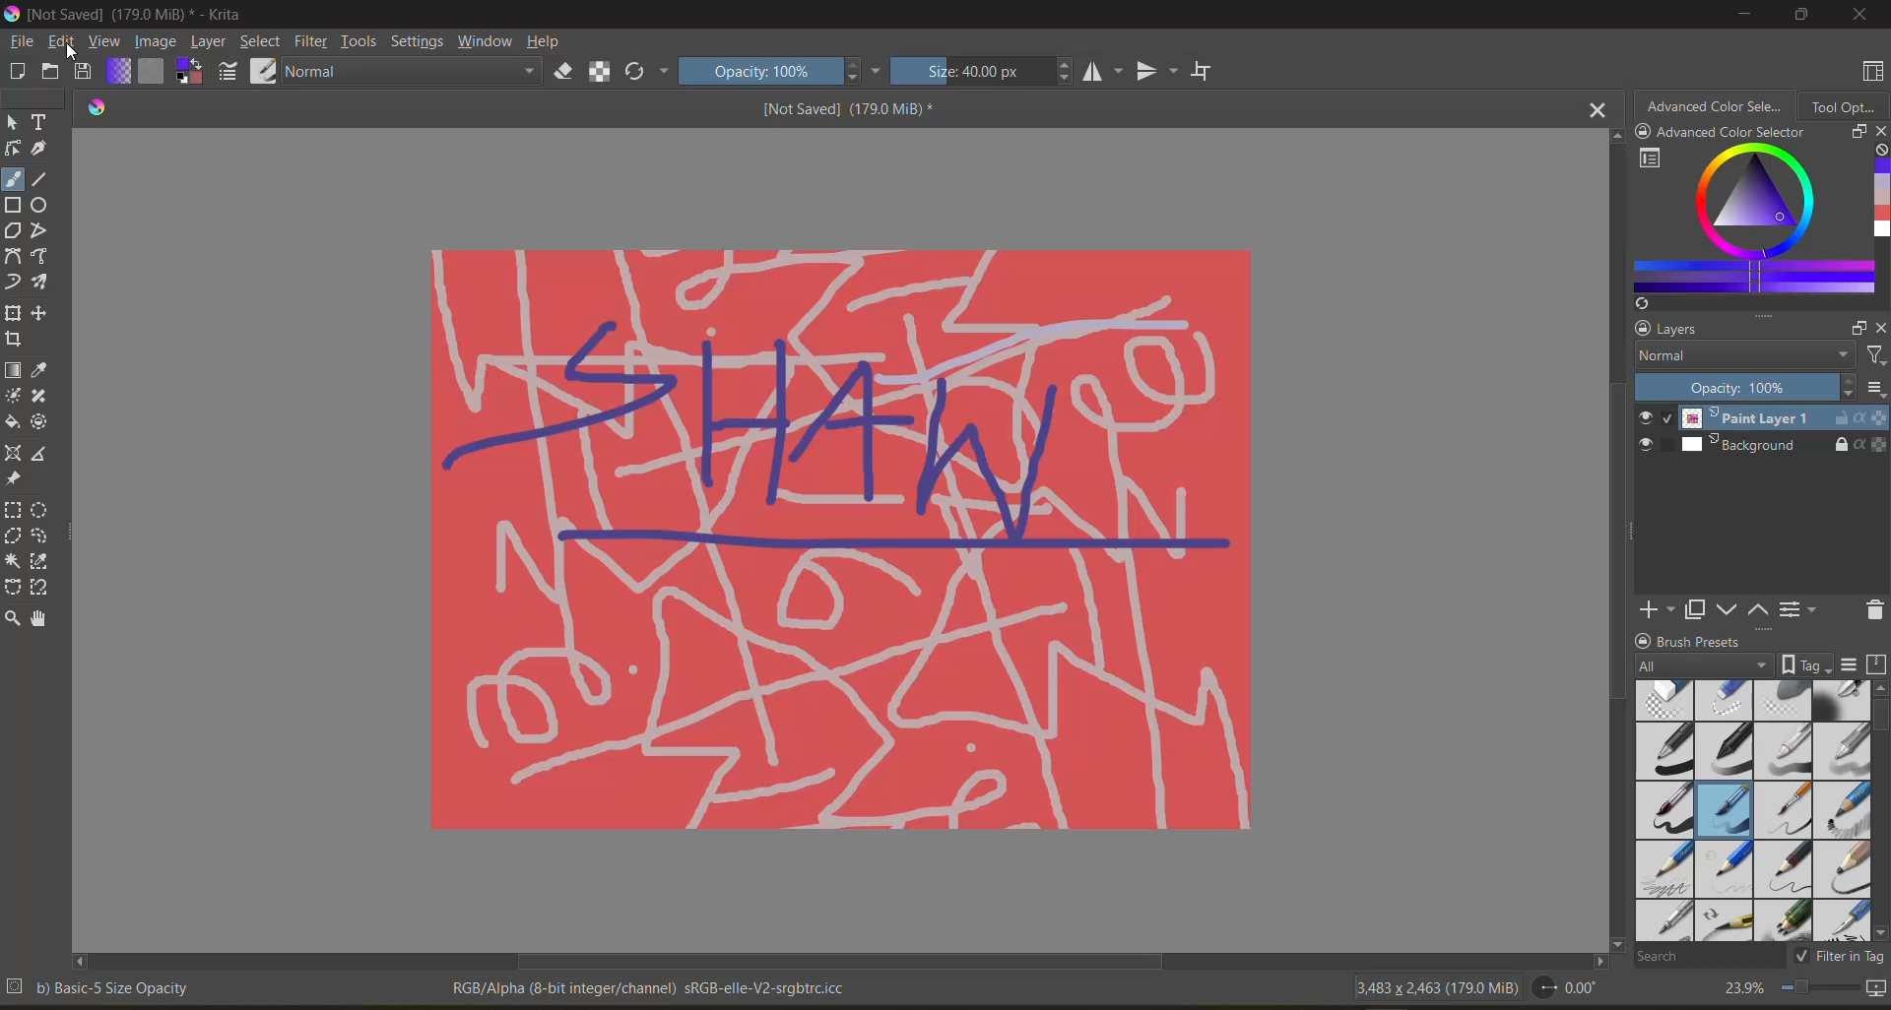  What do you see at coordinates (604, 74) in the screenshot?
I see `preserve alpha` at bounding box center [604, 74].